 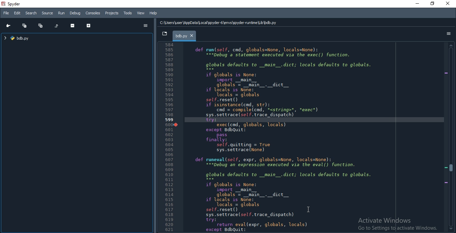 What do you see at coordinates (432, 4) in the screenshot?
I see `restore` at bounding box center [432, 4].